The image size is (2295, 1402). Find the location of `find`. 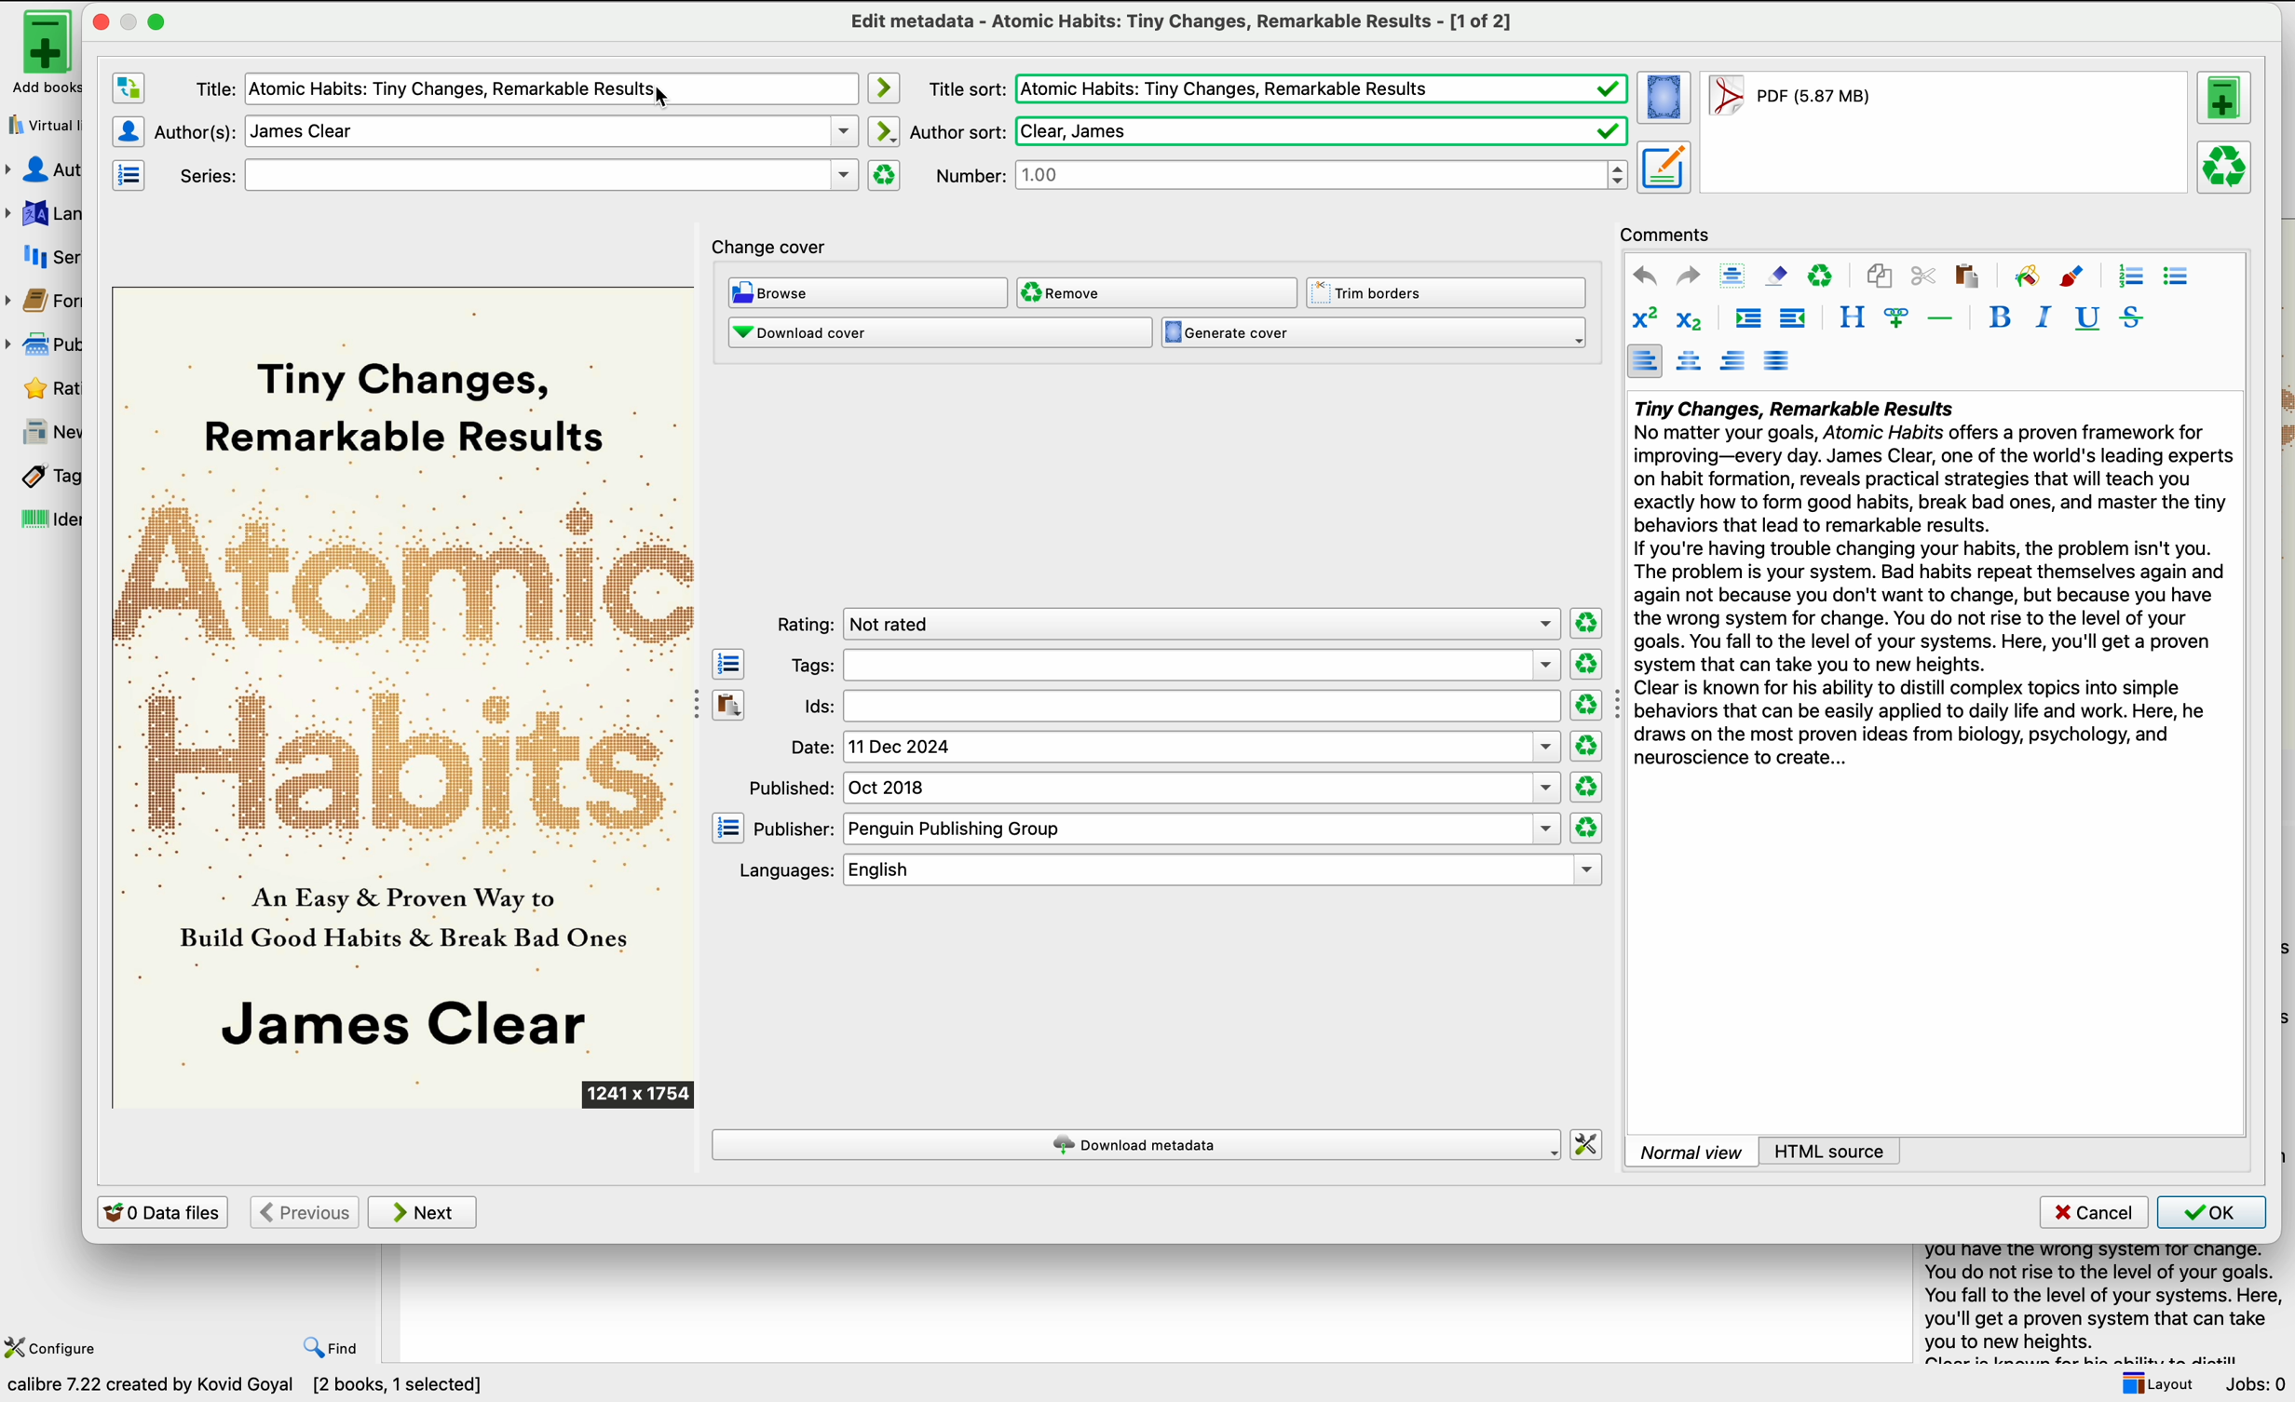

find is located at coordinates (333, 1350).